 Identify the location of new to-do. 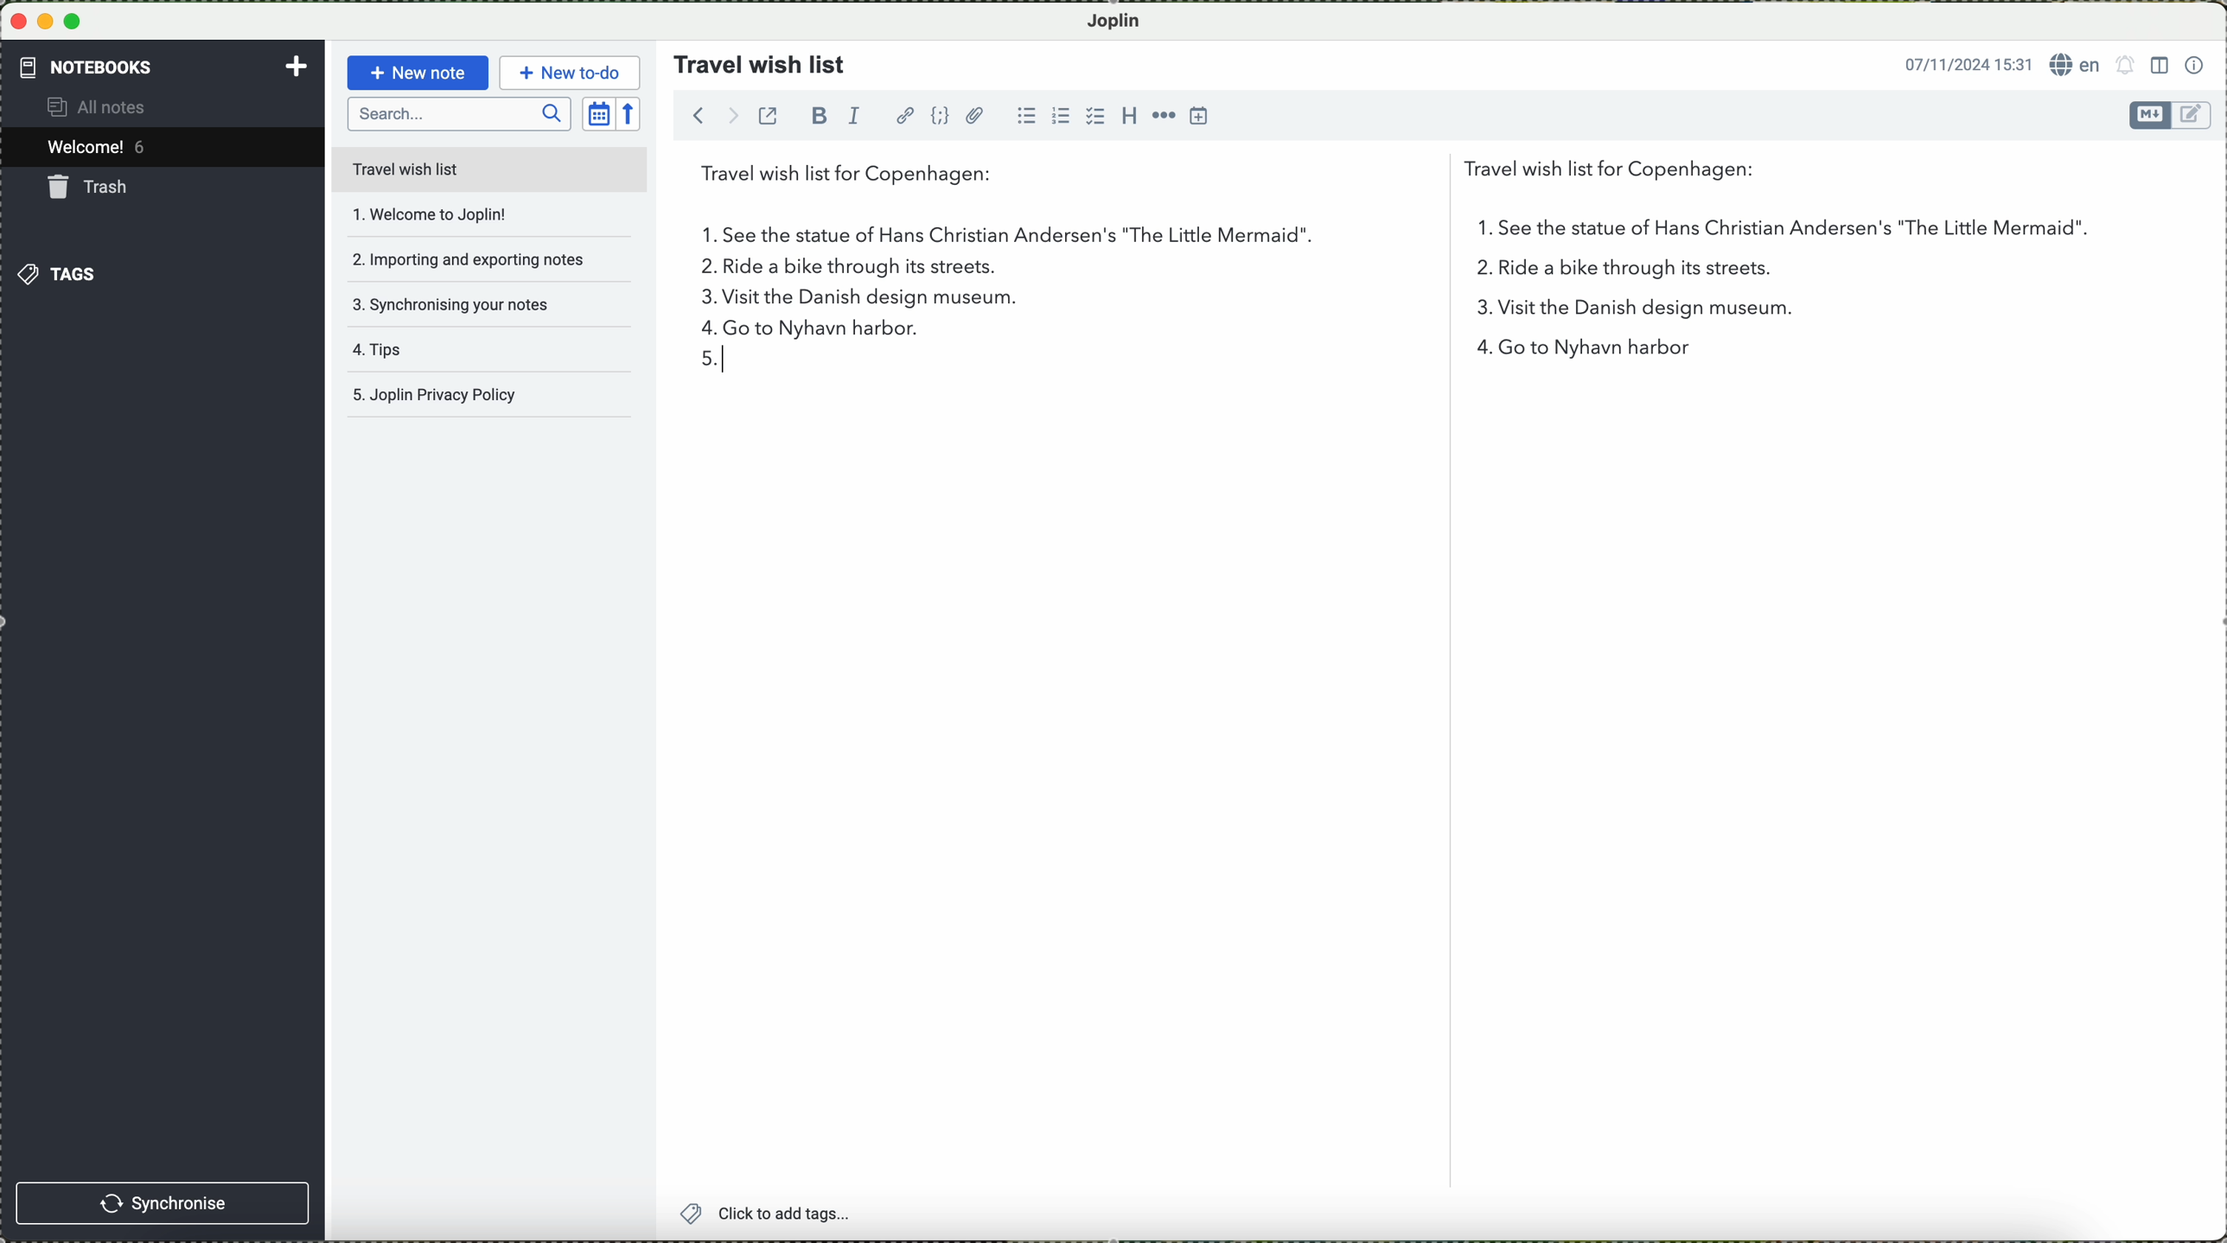
(569, 70).